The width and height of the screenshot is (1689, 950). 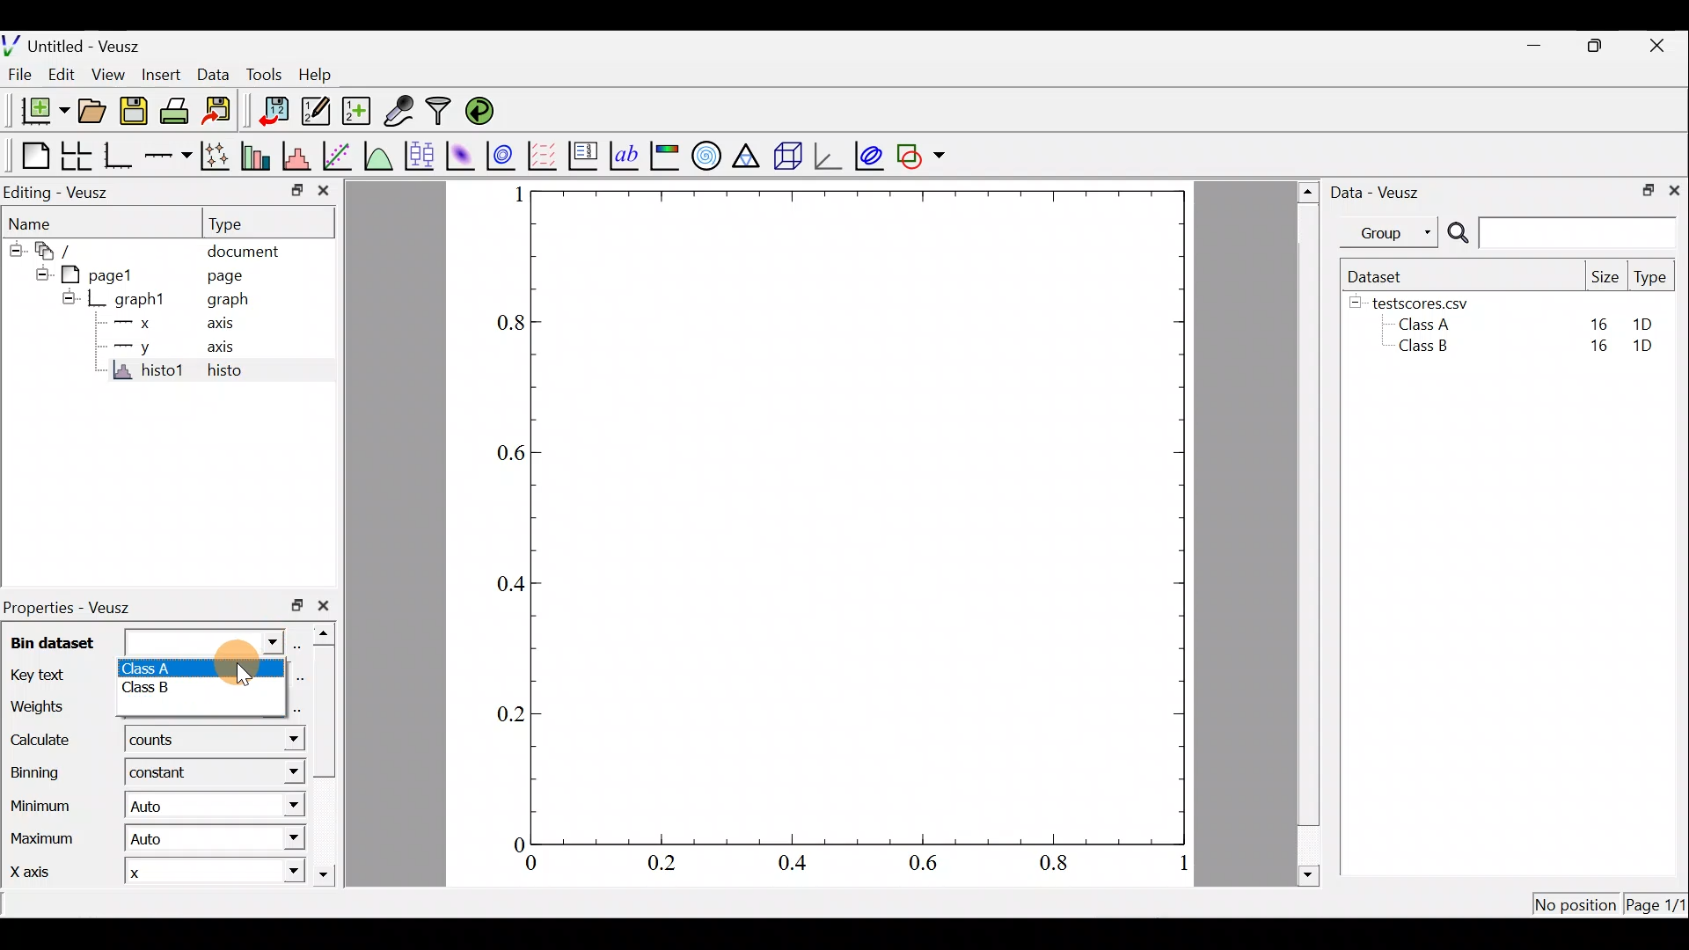 I want to click on Class B, so click(x=165, y=691).